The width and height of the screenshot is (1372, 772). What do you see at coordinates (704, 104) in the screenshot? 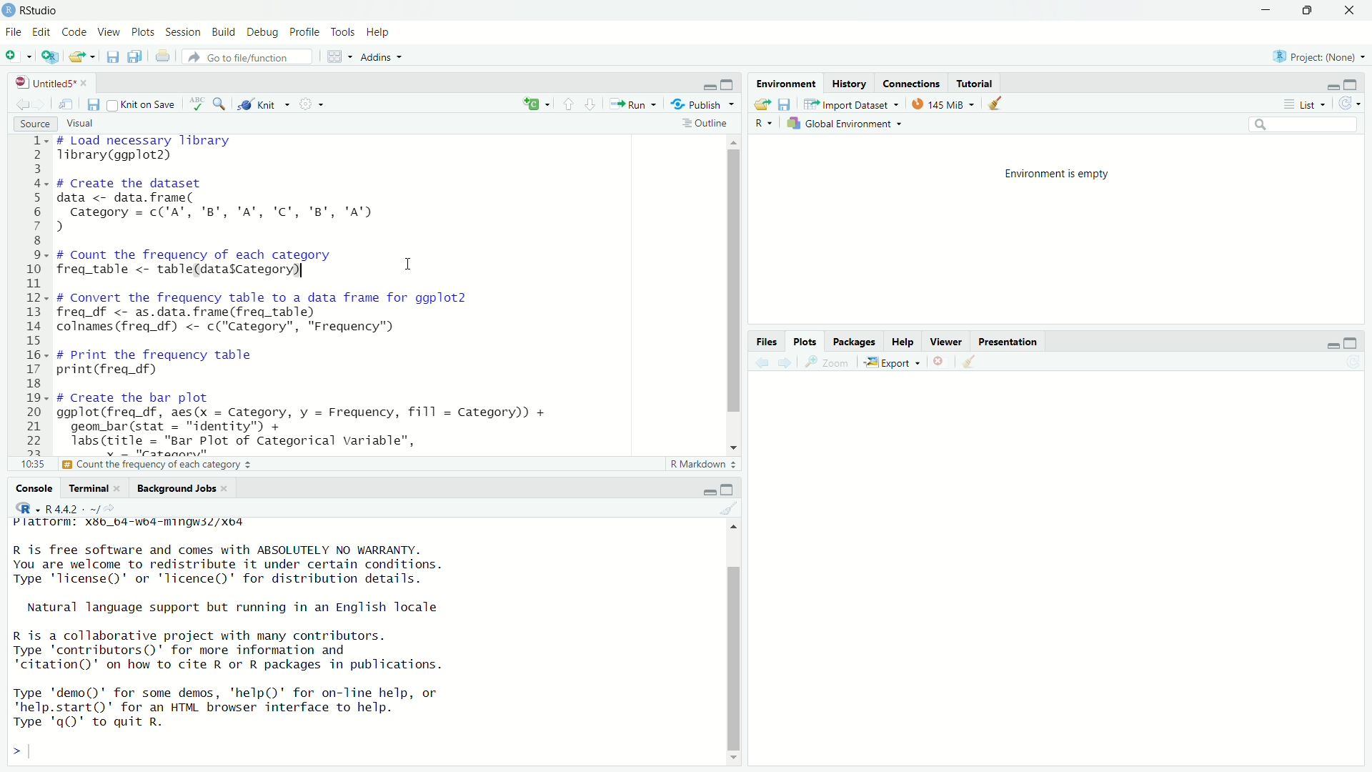
I see `Publish` at bounding box center [704, 104].